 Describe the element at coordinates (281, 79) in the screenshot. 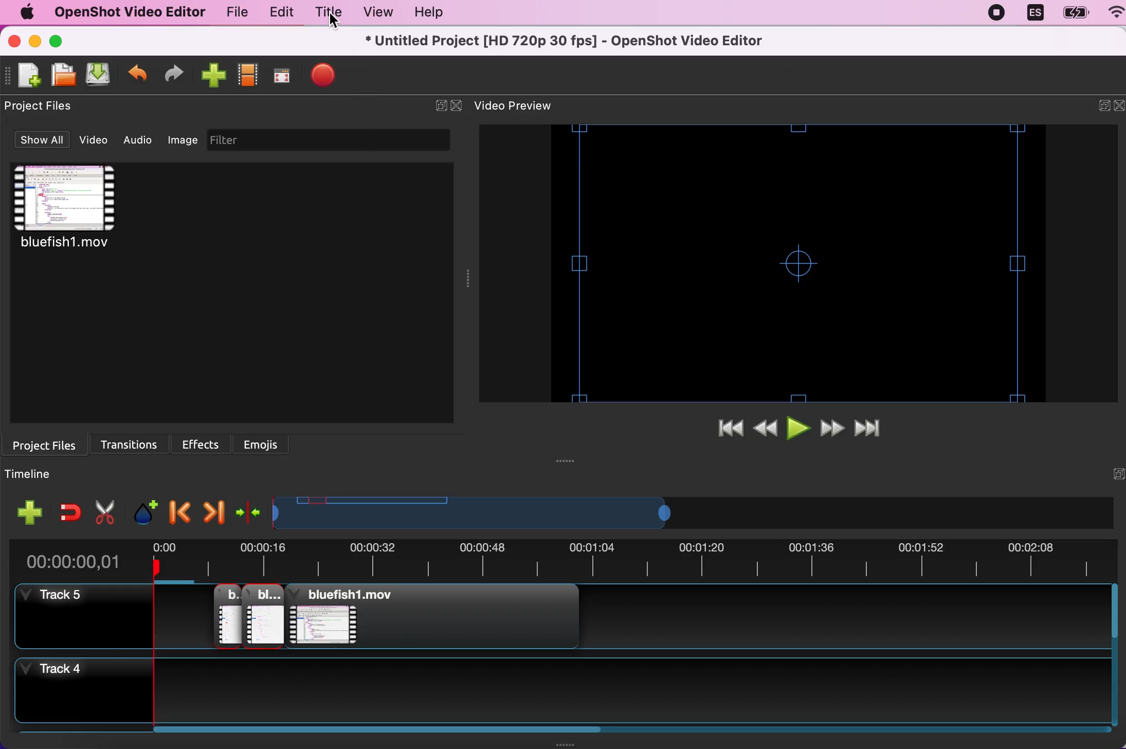

I see `full screen` at that location.